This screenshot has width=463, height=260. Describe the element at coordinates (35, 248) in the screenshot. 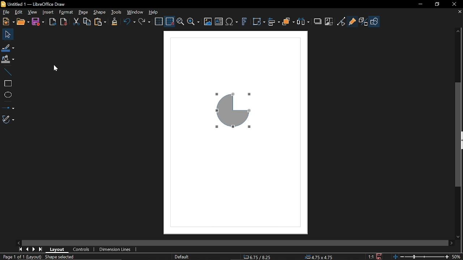

I see `` at that location.